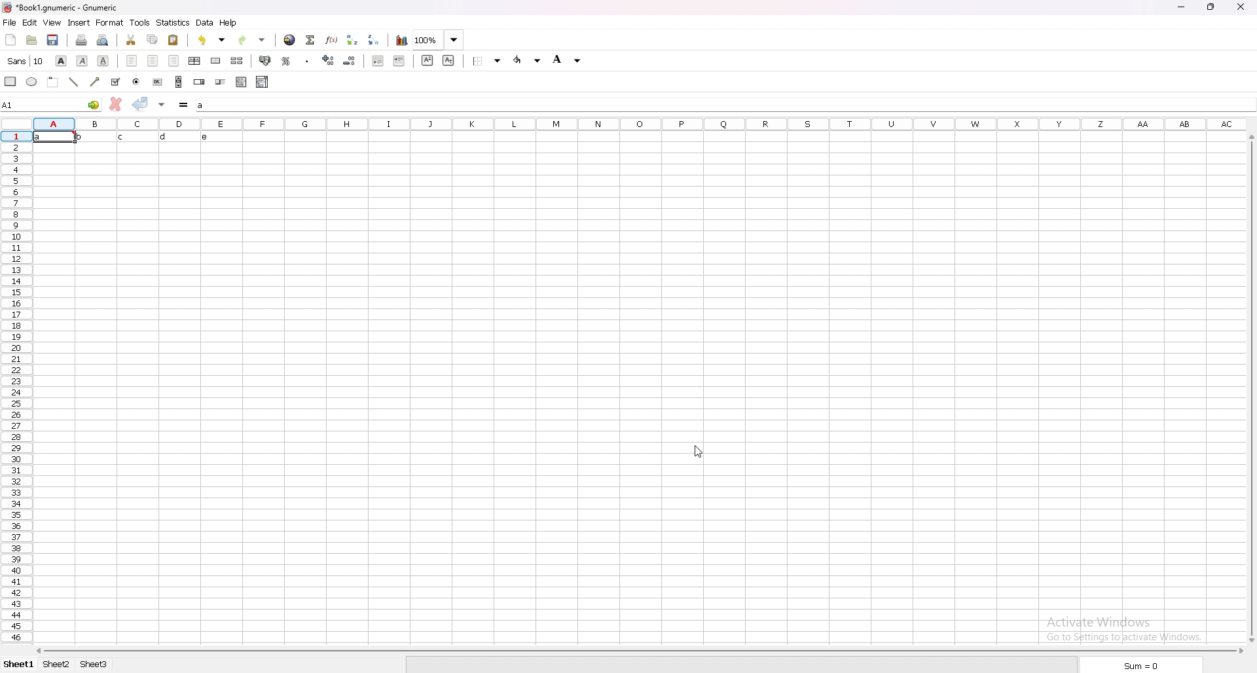 The height and width of the screenshot is (673, 1257). I want to click on italic, so click(82, 62).